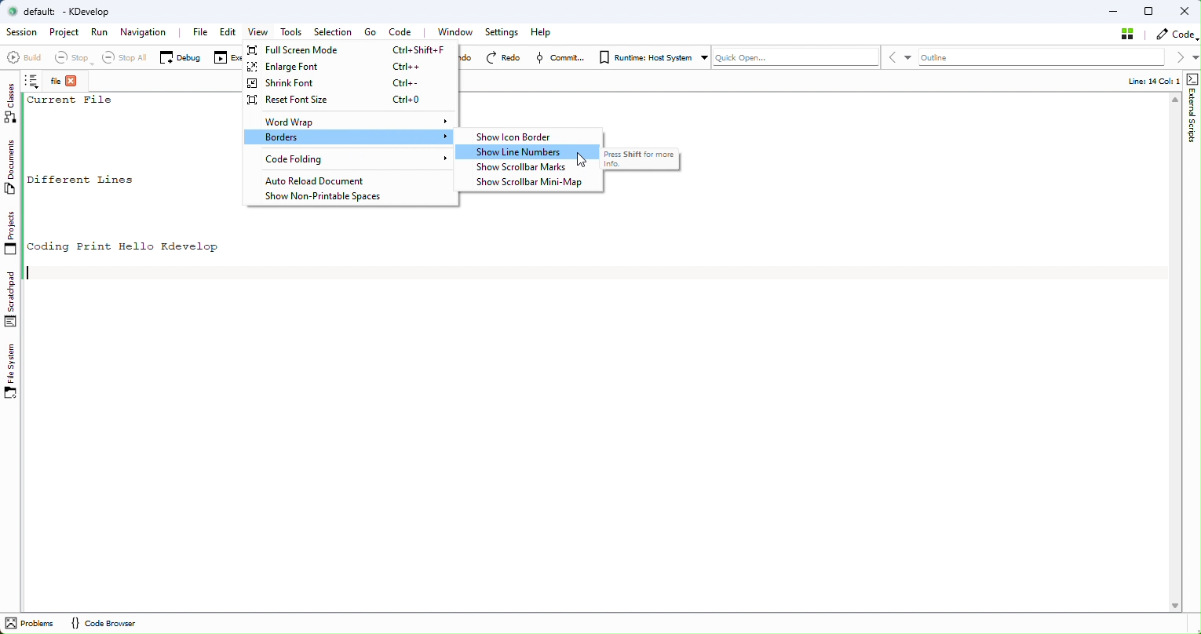 The width and height of the screenshot is (1201, 634). I want to click on Enlarge Font Ctrl++, so click(349, 82).